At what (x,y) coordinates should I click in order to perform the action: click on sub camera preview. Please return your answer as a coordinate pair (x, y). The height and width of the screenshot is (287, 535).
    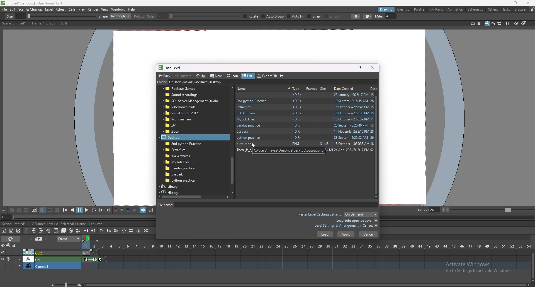
    Looking at the image, I should click on (524, 23).